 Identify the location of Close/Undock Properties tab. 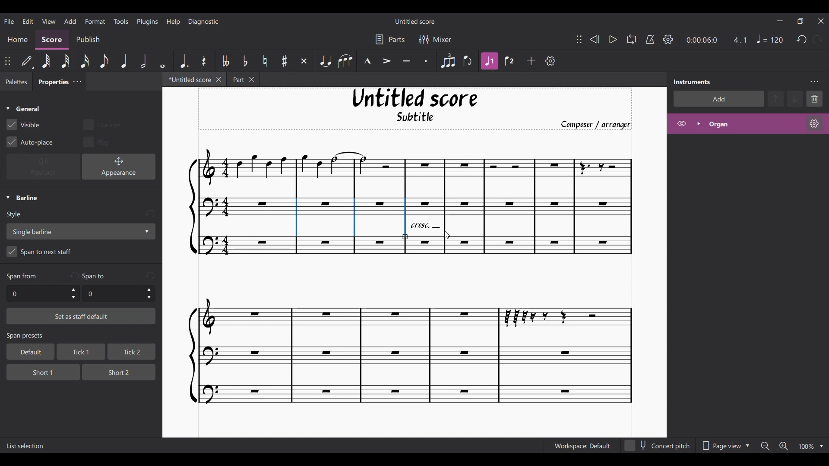
(77, 82).